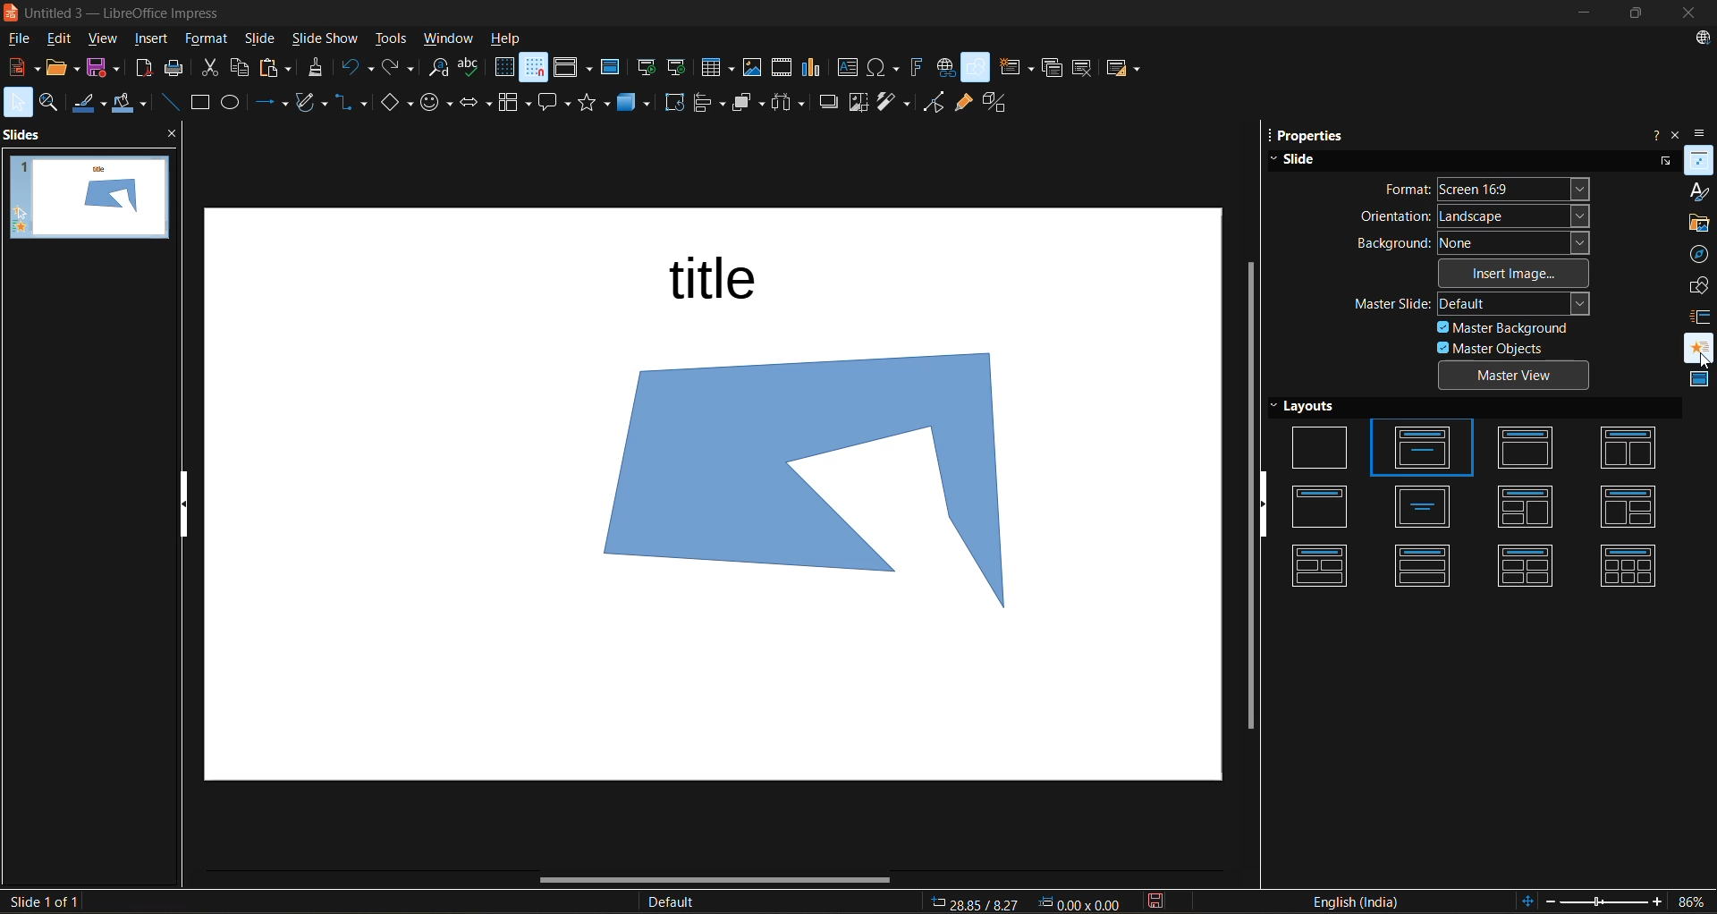  I want to click on master slide, so click(610, 66).